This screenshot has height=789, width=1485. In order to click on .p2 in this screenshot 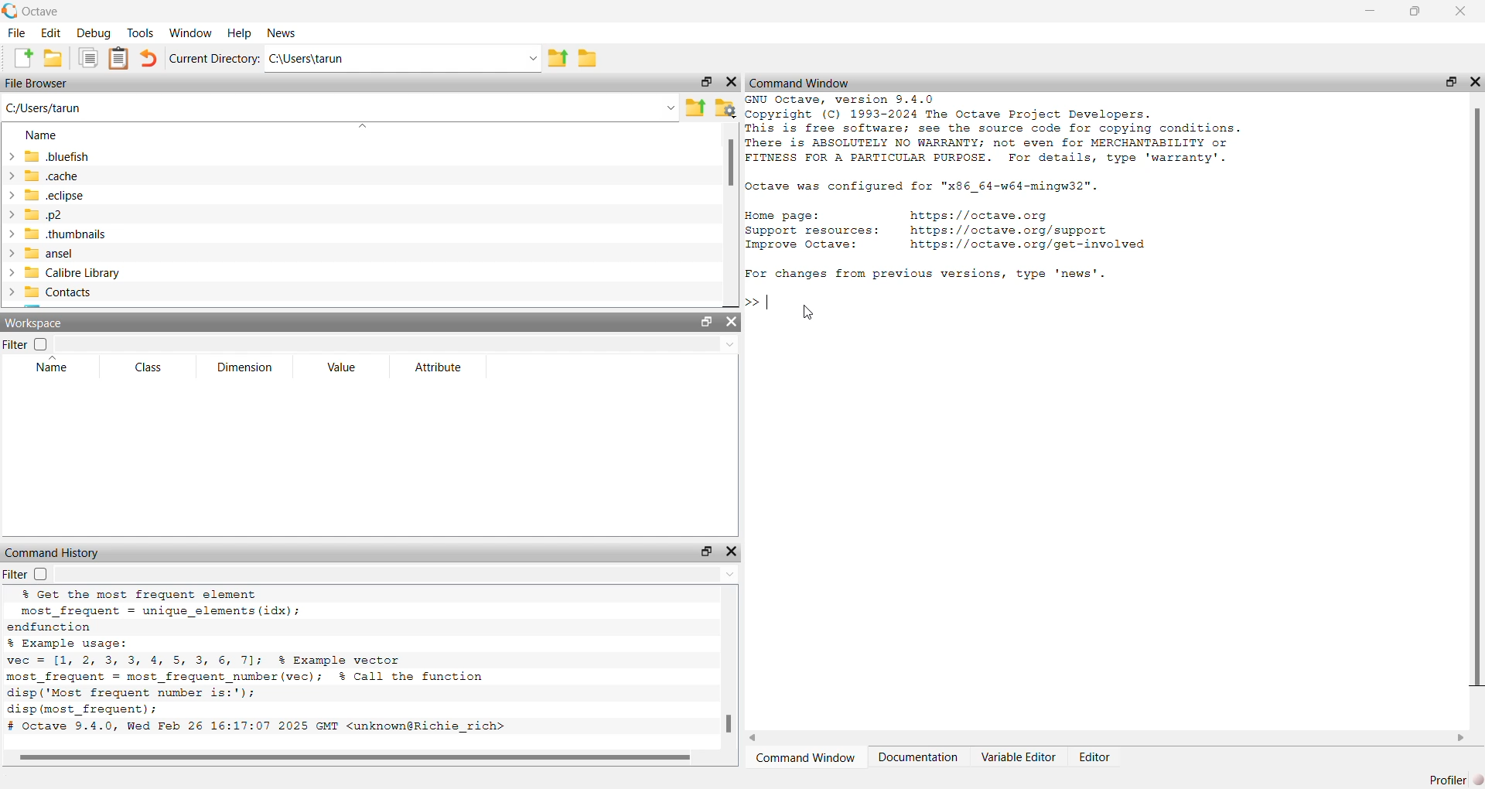, I will do `click(44, 214)`.